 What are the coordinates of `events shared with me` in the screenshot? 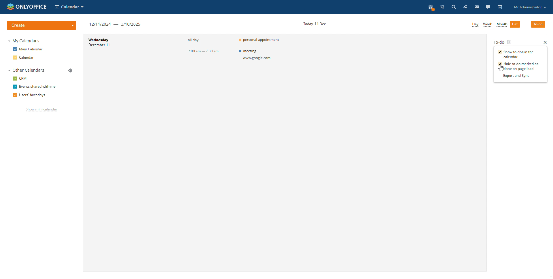 It's located at (34, 86).